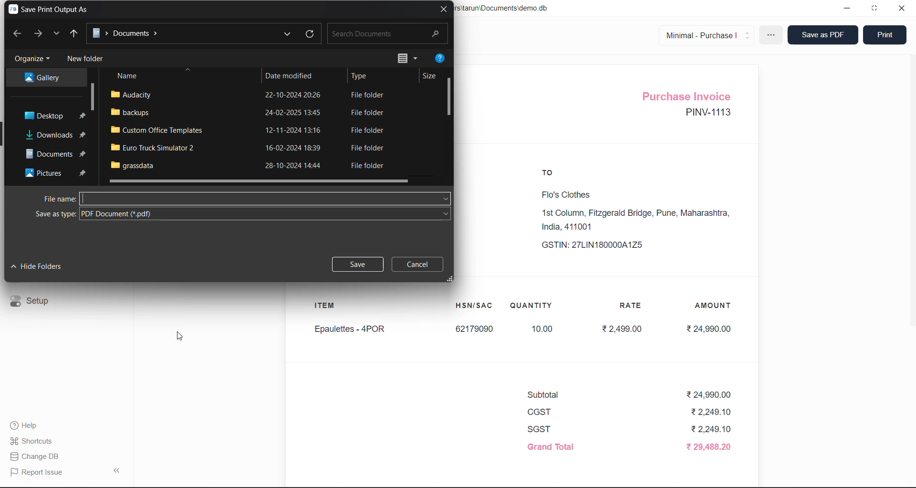  Describe the element at coordinates (89, 60) in the screenshot. I see `New folder` at that location.